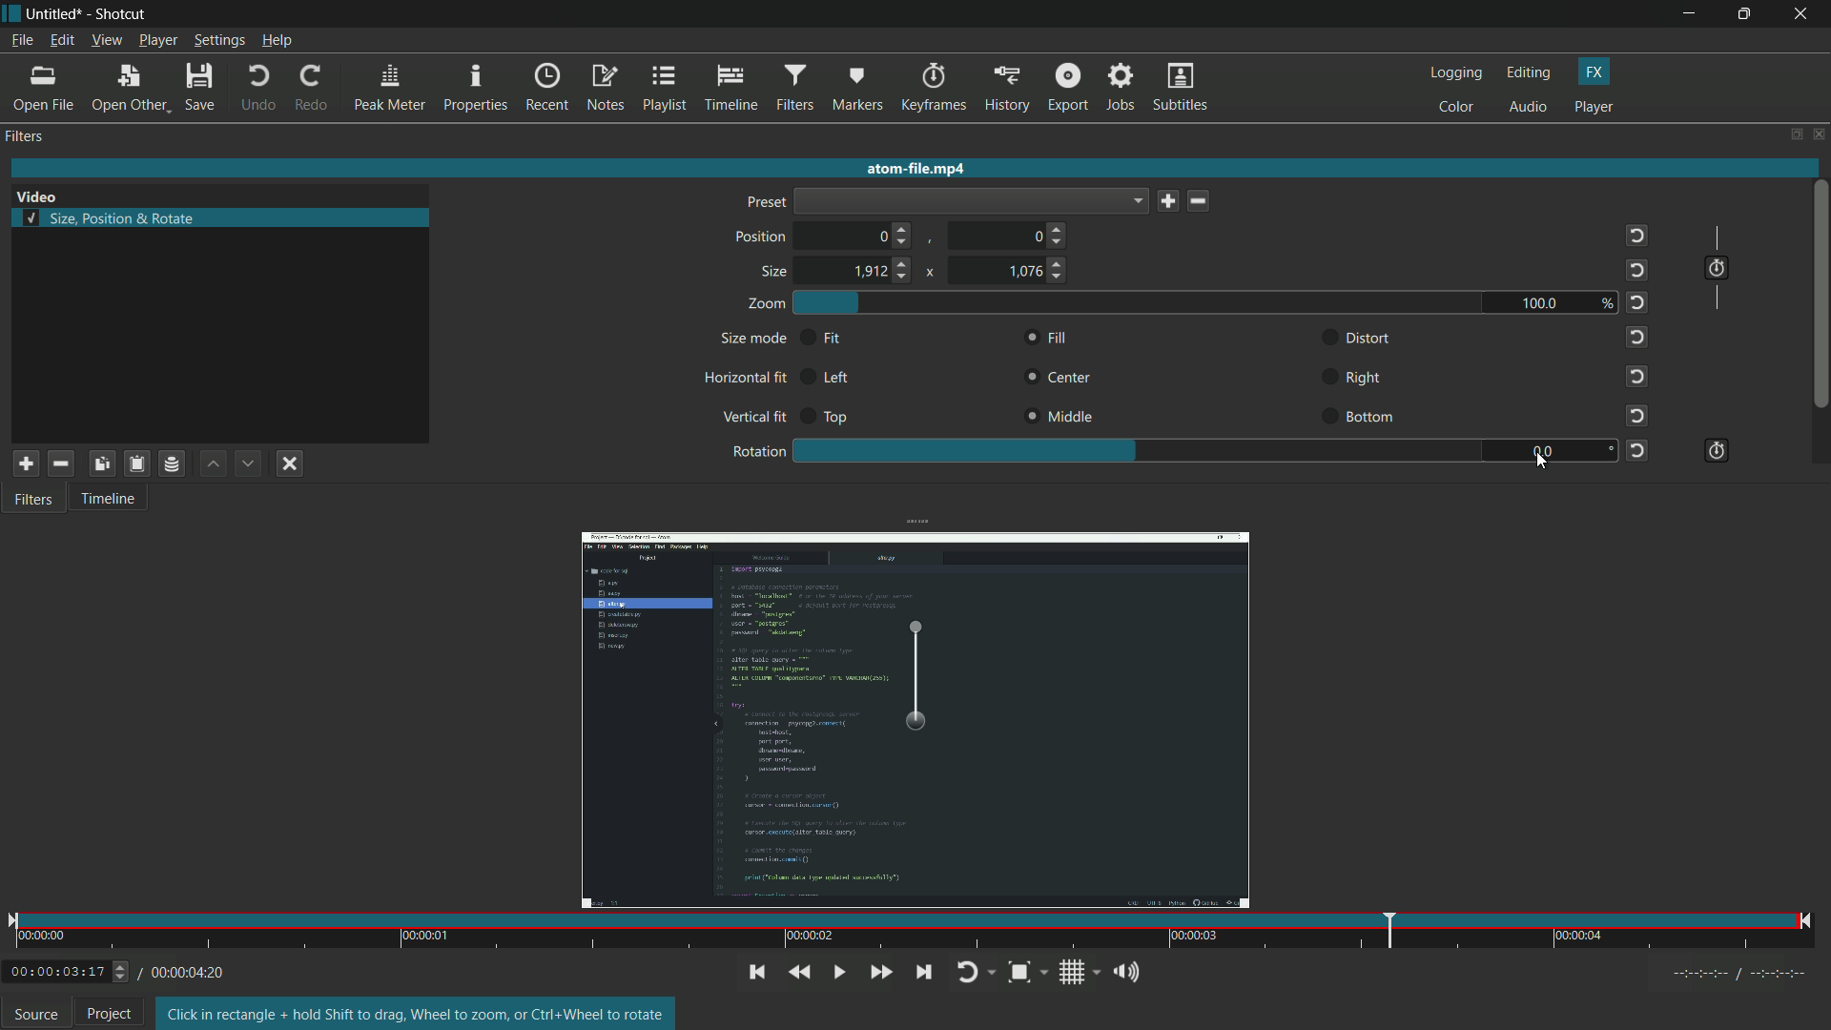  I want to click on export, so click(1065, 89).